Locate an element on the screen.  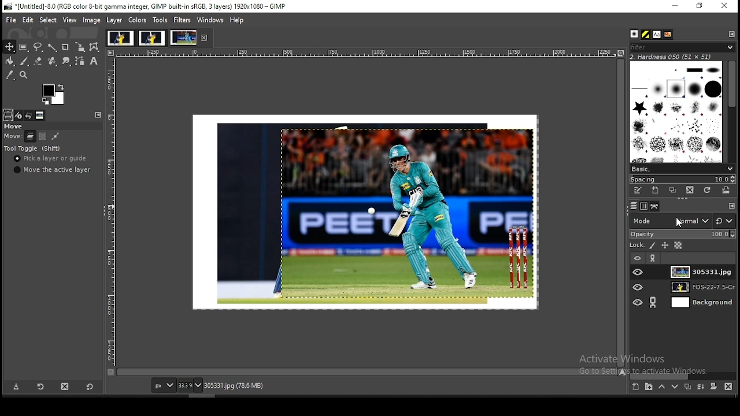
images is located at coordinates (40, 116).